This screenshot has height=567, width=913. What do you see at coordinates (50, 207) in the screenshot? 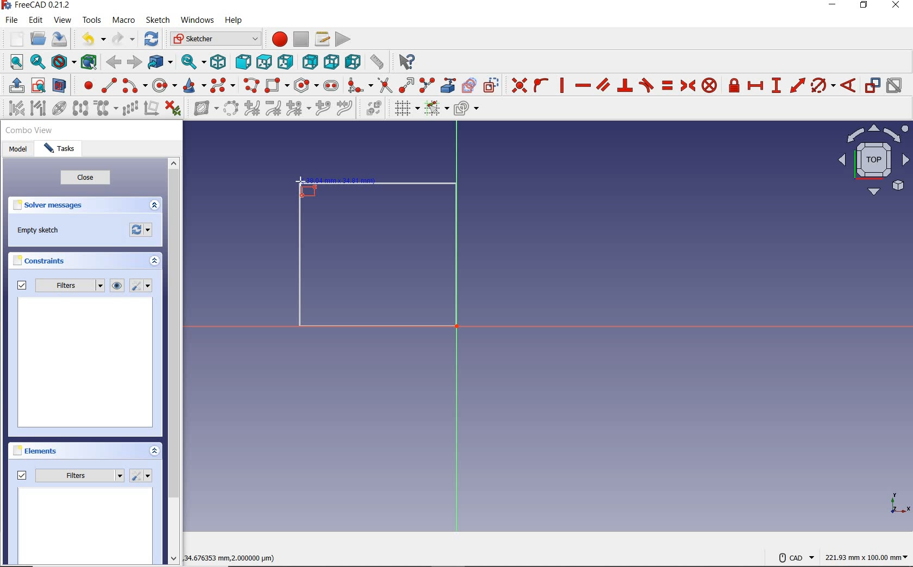
I see `solver messages` at bounding box center [50, 207].